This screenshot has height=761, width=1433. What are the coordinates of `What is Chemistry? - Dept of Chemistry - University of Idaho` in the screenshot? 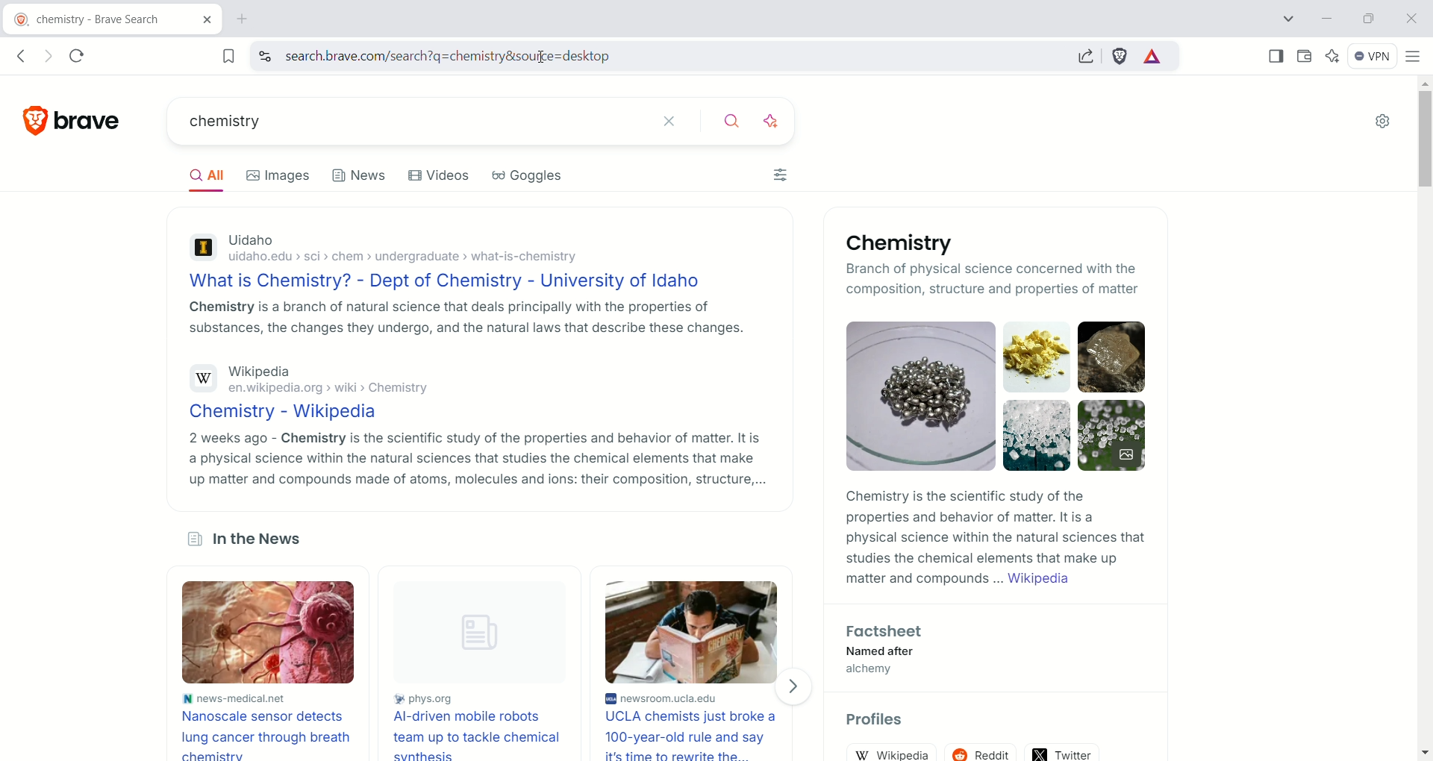 It's located at (451, 281).